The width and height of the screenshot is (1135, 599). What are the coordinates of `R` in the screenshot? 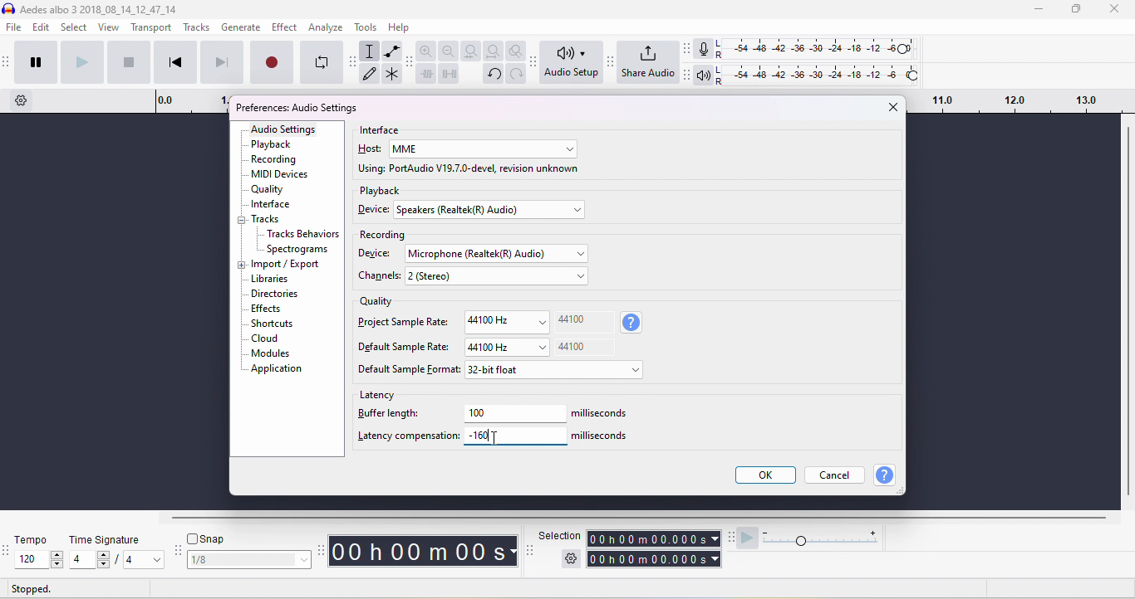 It's located at (720, 56).